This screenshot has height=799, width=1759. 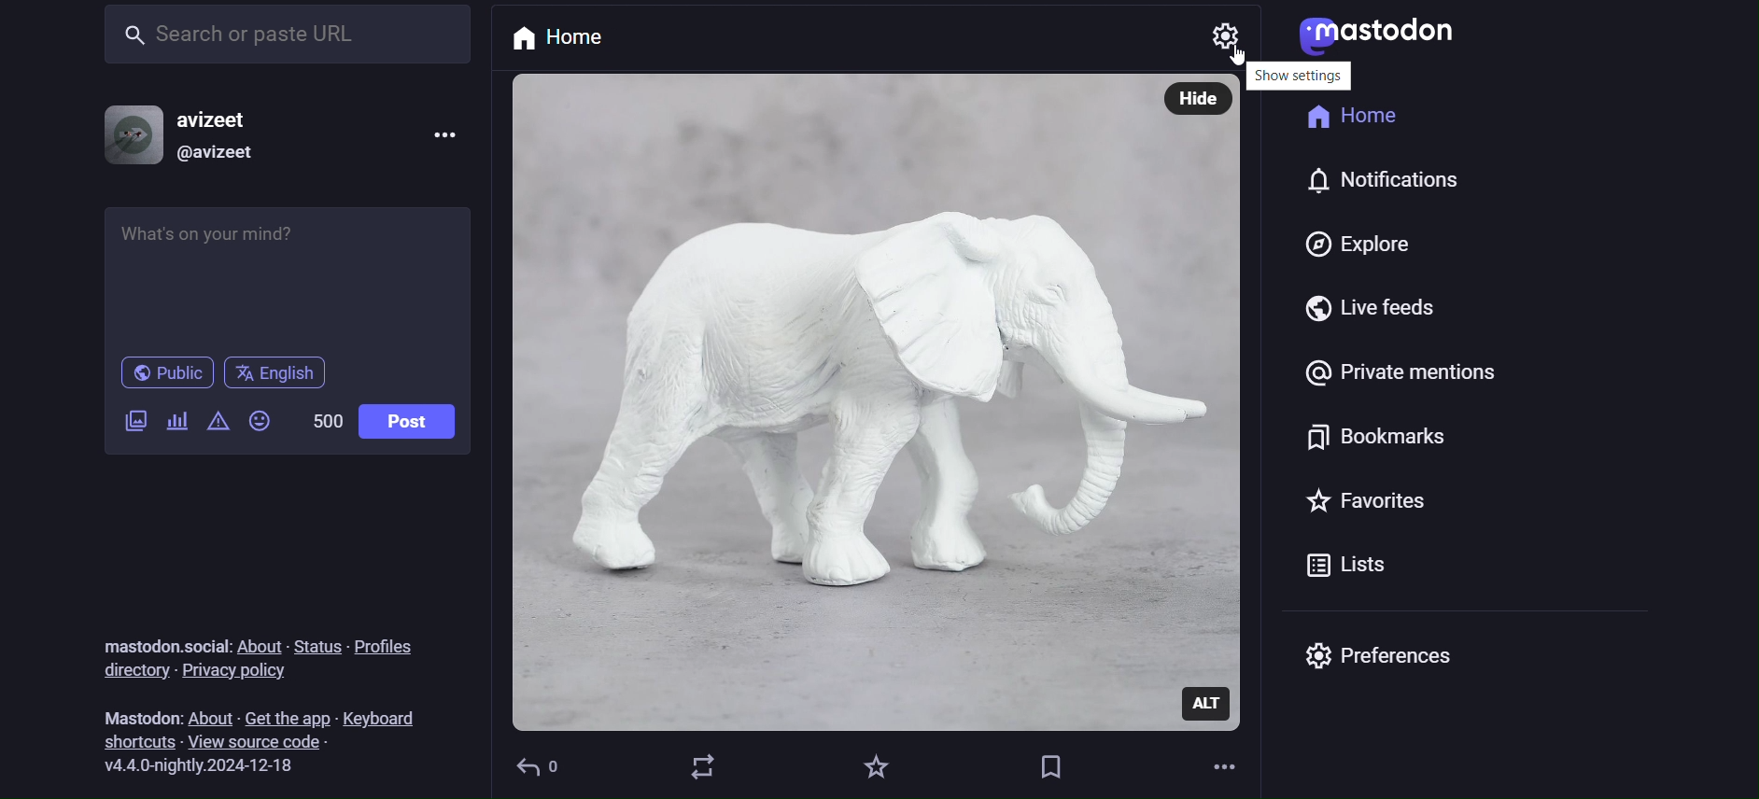 I want to click on ALT, so click(x=1207, y=703).